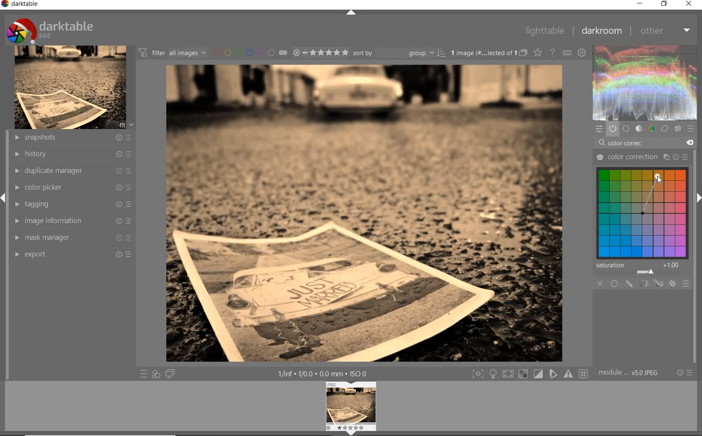  Describe the element at coordinates (71, 171) in the screenshot. I see `duplicate manager` at that location.